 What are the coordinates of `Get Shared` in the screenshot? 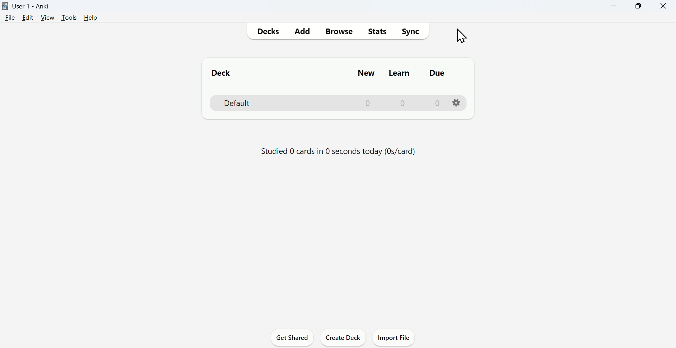 It's located at (292, 338).